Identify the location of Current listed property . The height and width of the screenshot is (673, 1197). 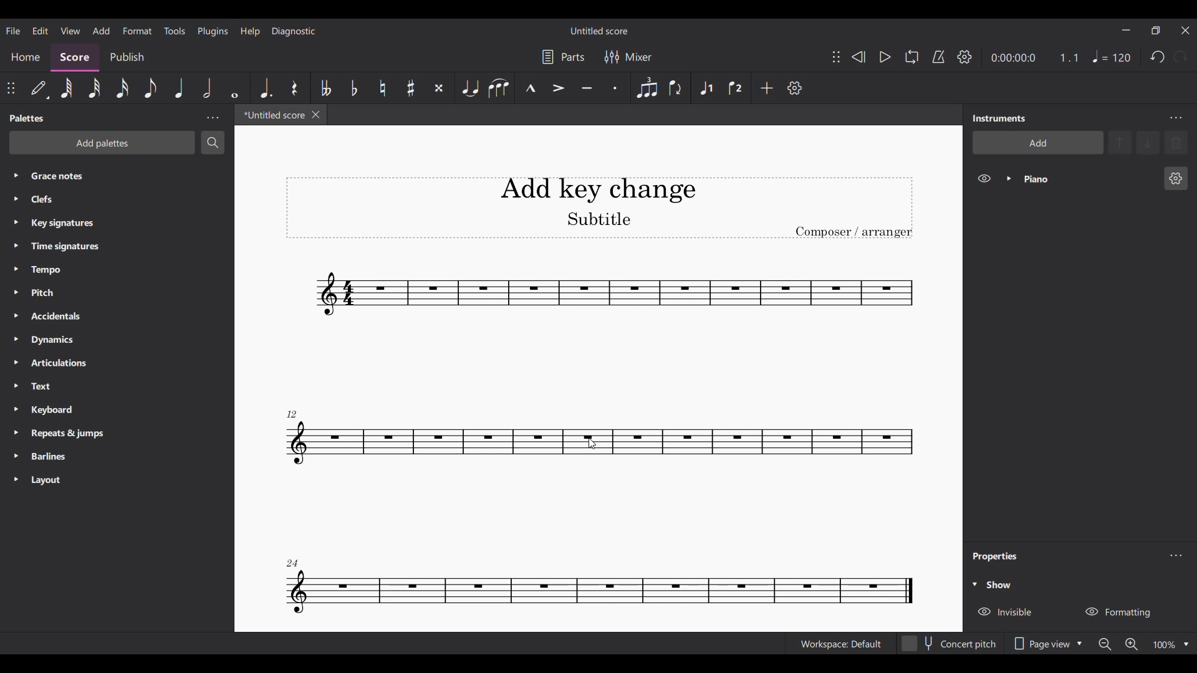
(1001, 585).